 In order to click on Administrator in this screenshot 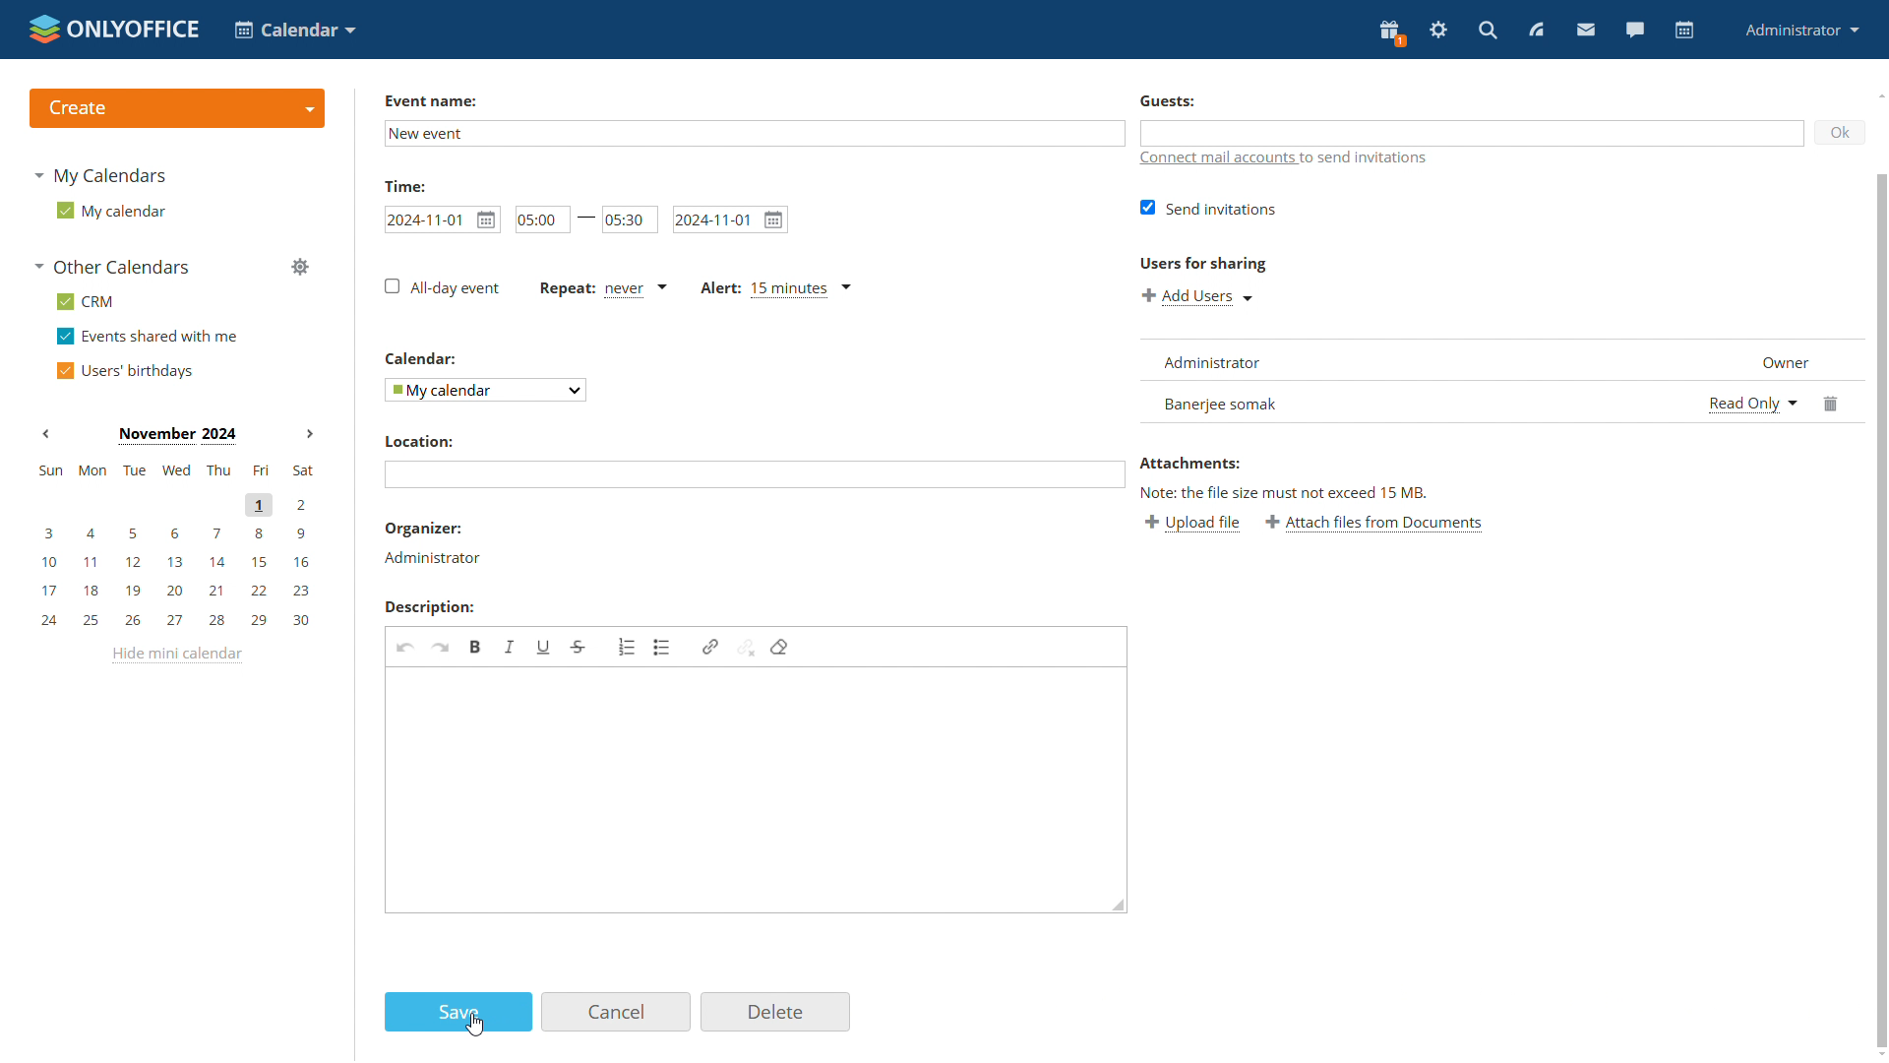, I will do `click(433, 558)`.